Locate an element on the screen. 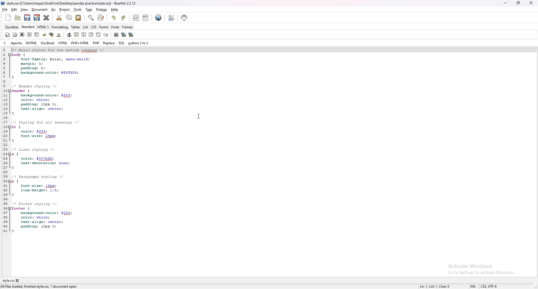 The image size is (538, 289). quickstart is located at coordinates (7, 35).